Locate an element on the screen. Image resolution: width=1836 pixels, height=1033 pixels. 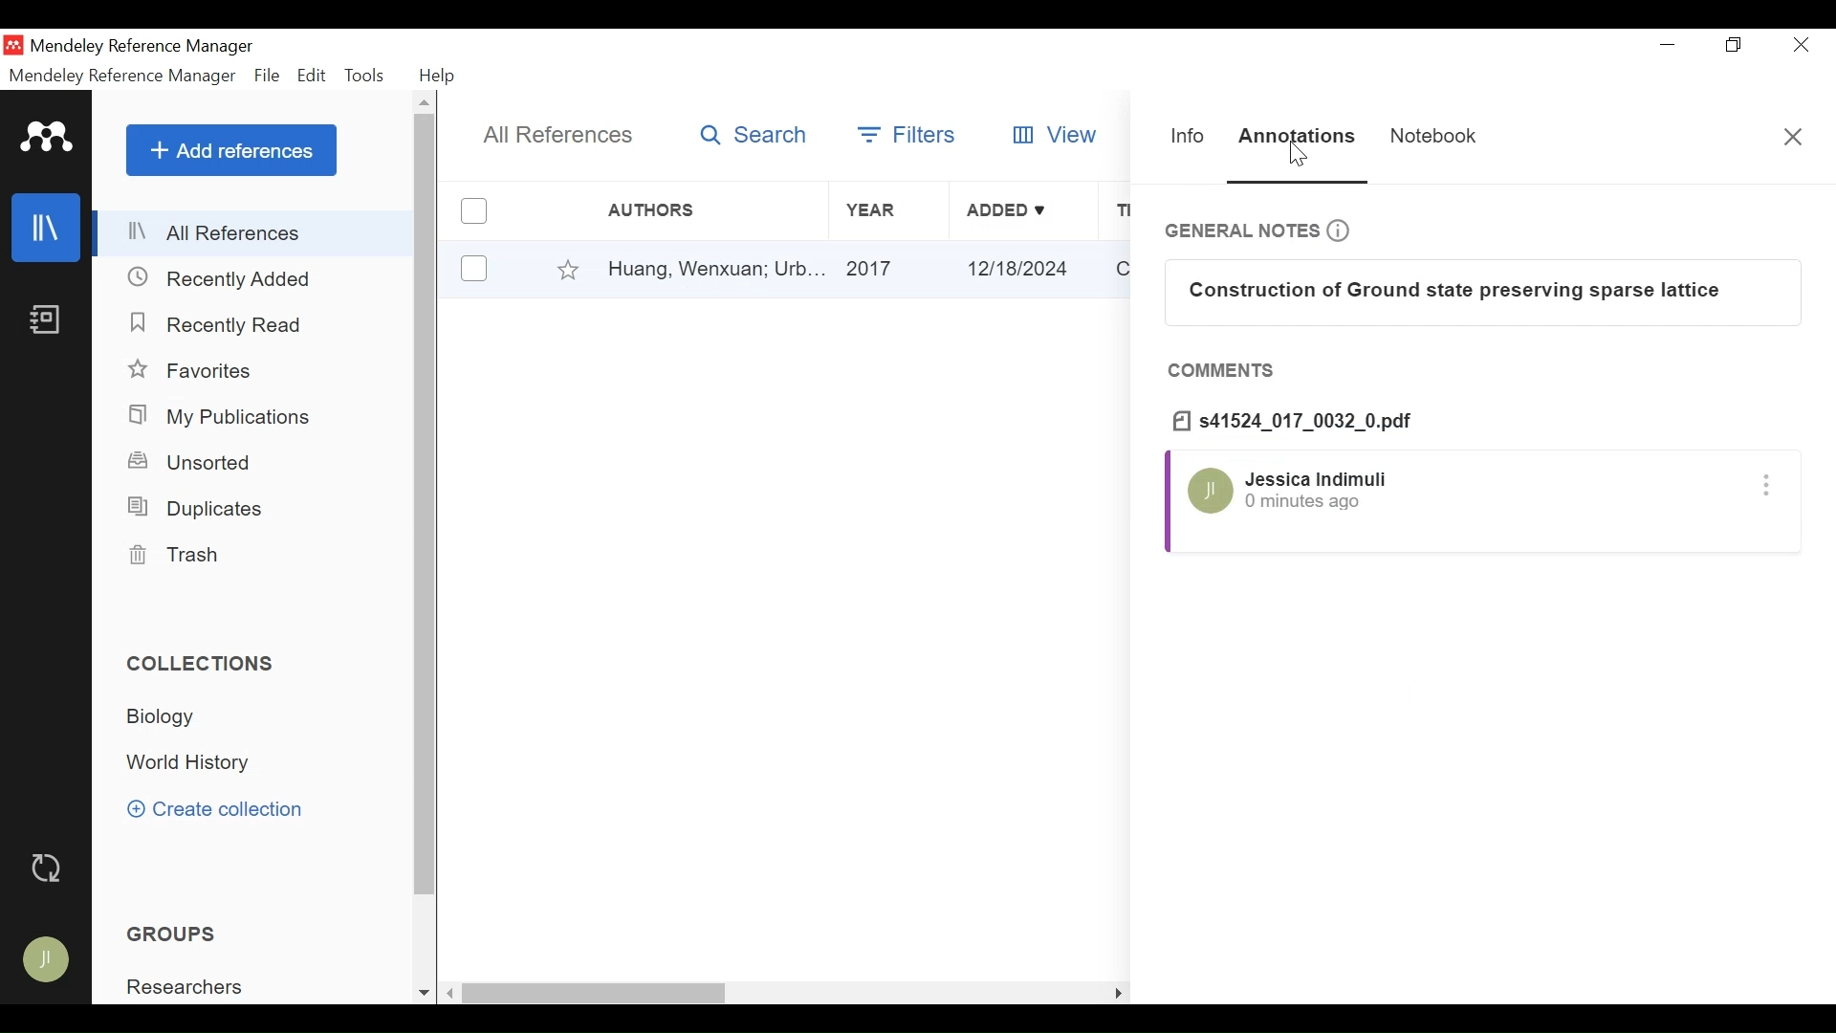
minimize is located at coordinates (1669, 46).